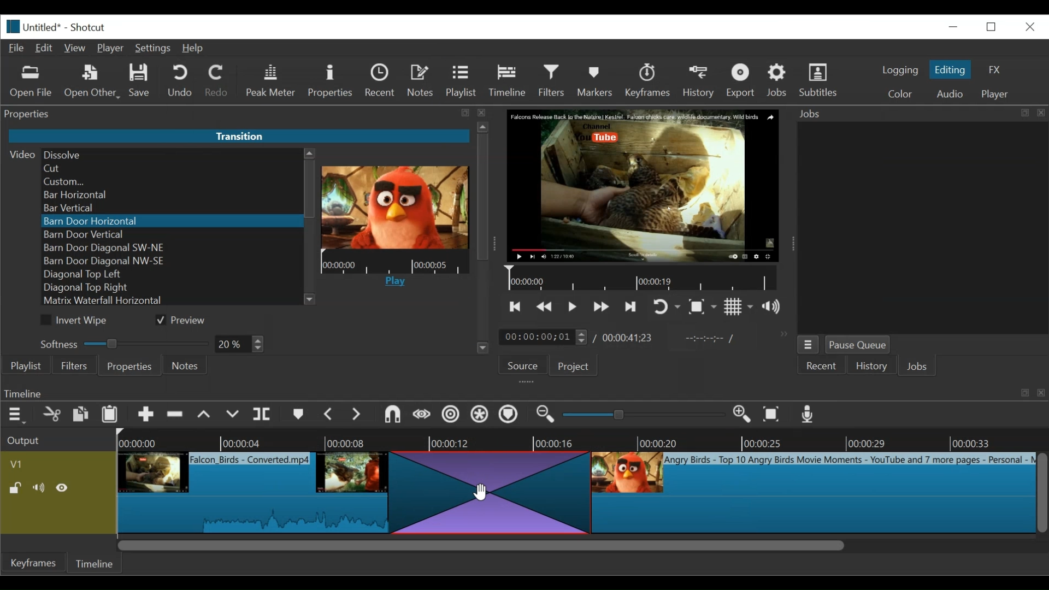  What do you see at coordinates (546, 306) in the screenshot?
I see `Play quickly backward` at bounding box center [546, 306].